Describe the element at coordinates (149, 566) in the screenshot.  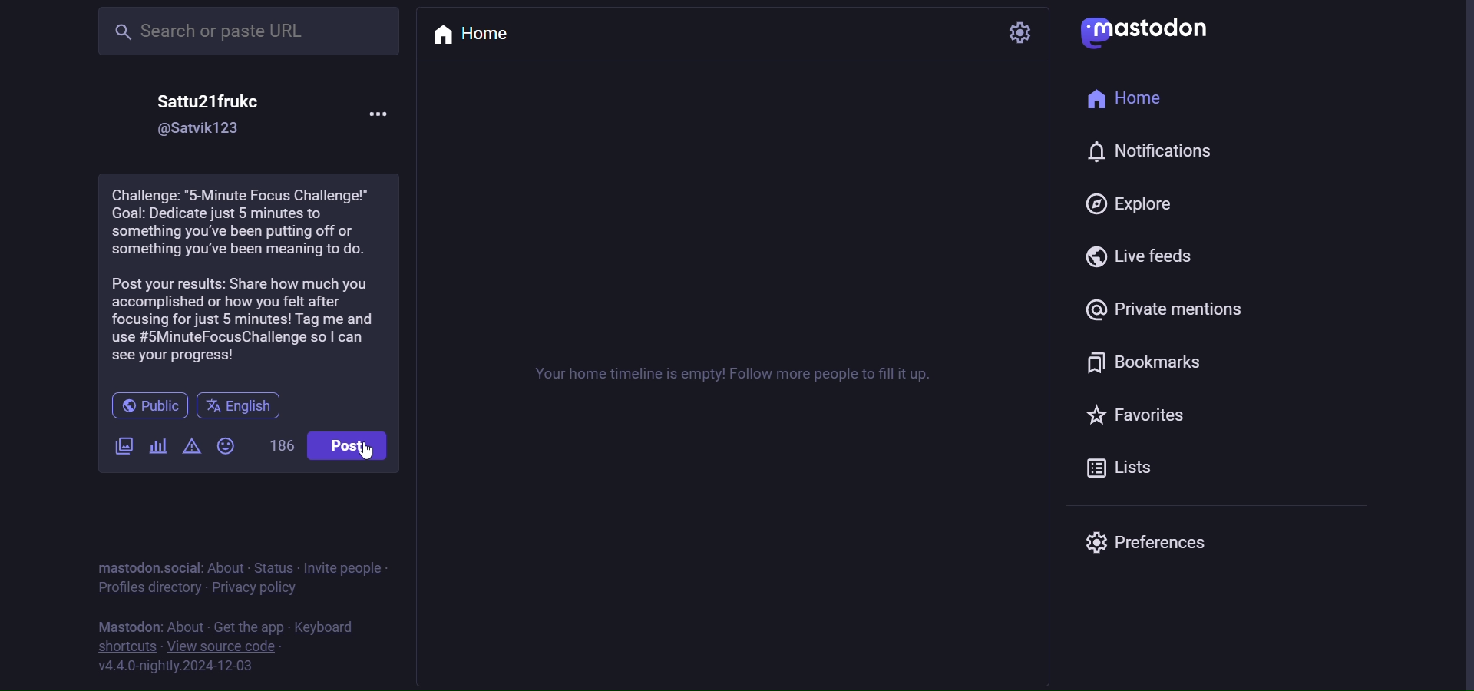
I see `mastodon social` at that location.